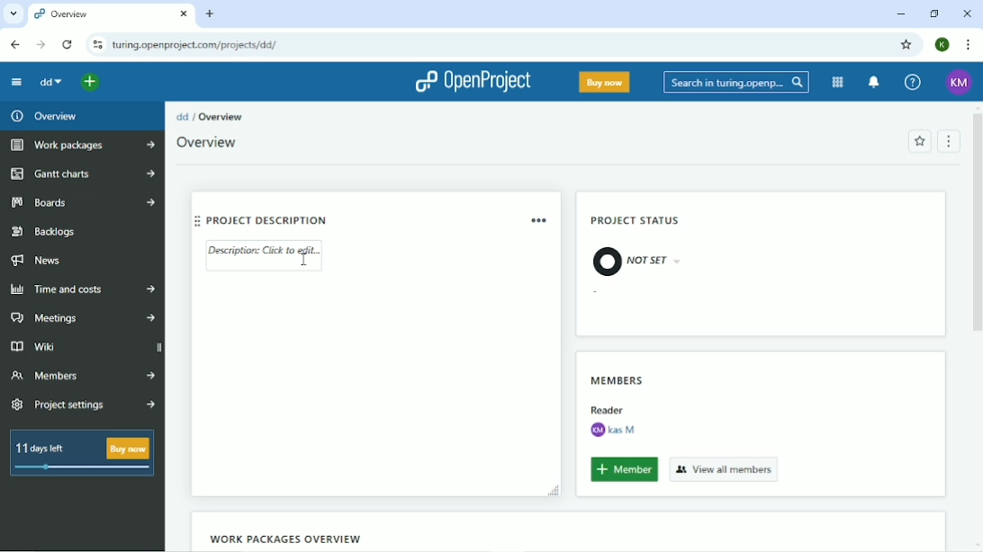 This screenshot has height=552, width=983. Describe the element at coordinates (473, 83) in the screenshot. I see `OpenProject` at that location.